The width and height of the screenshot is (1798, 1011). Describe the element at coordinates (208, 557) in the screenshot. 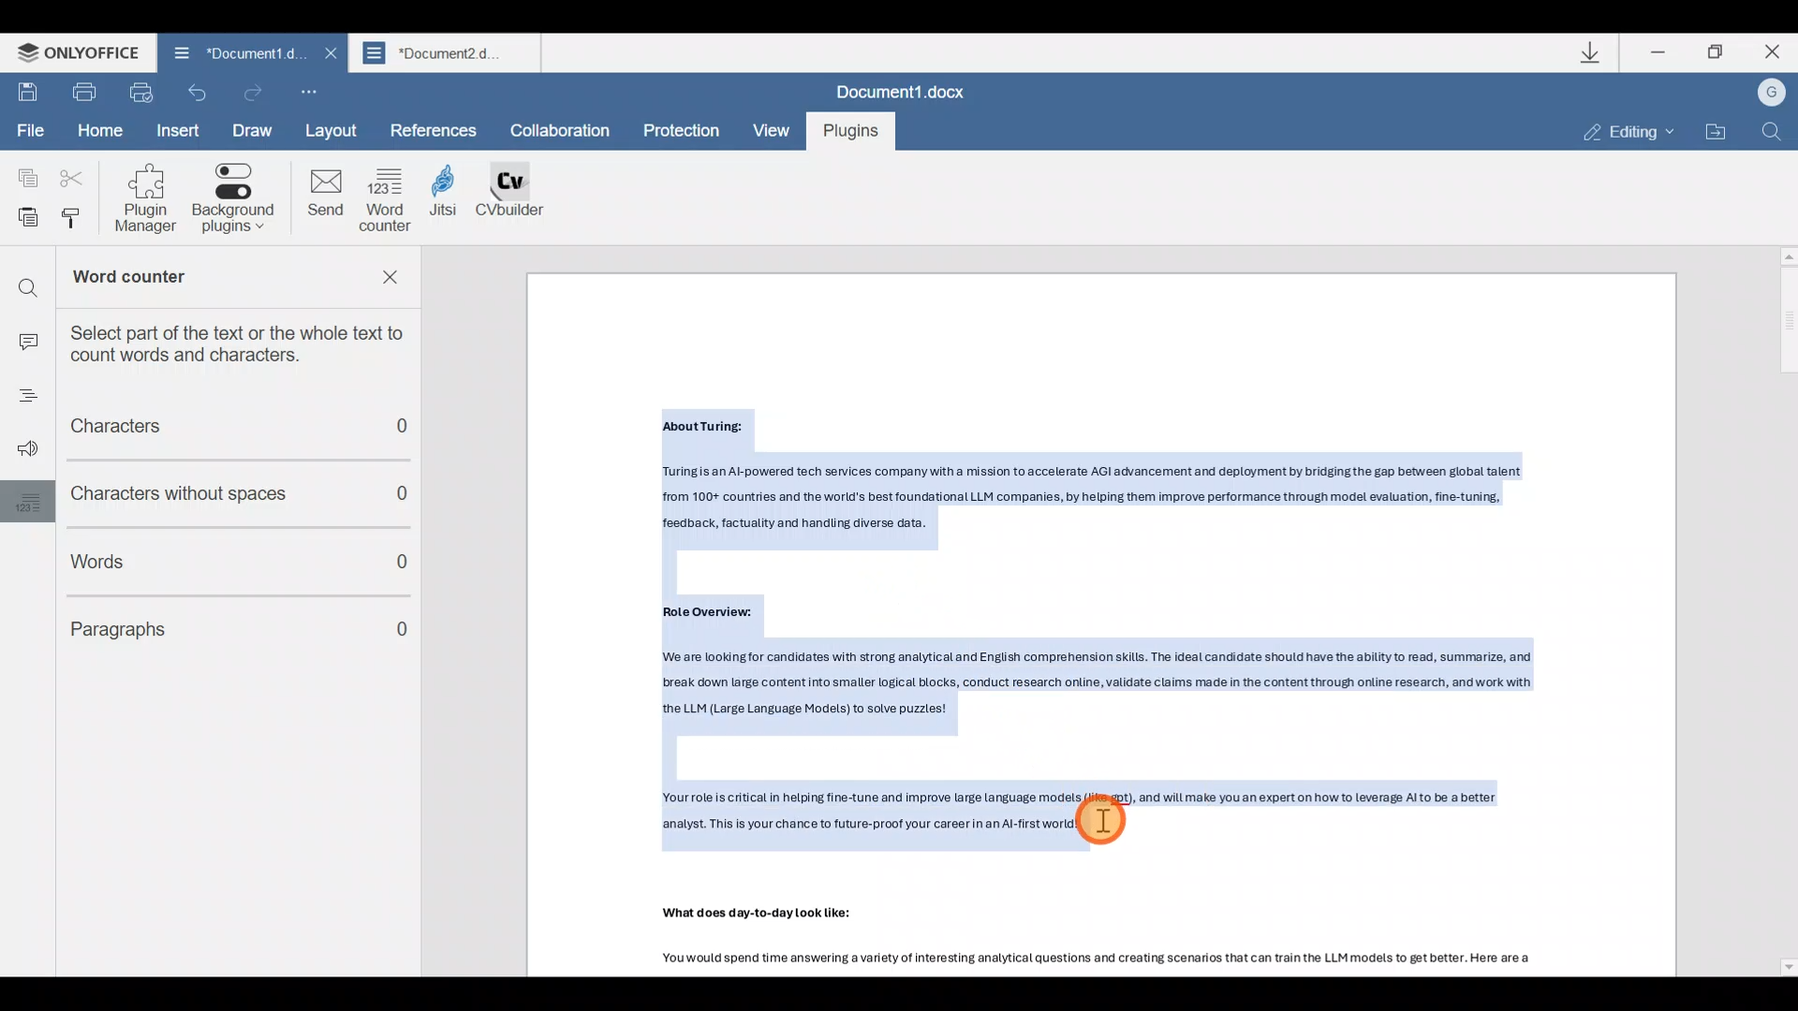

I see `Words count` at that location.